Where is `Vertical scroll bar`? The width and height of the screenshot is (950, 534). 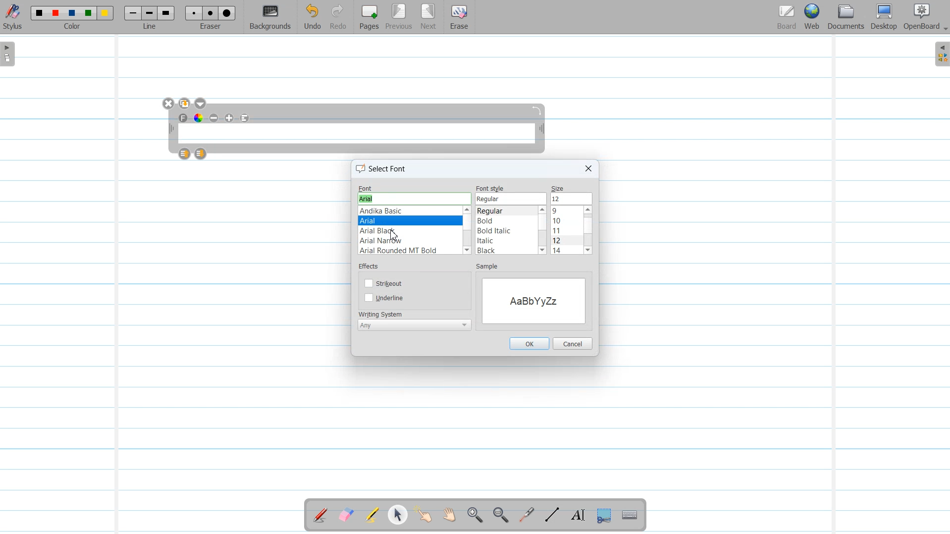
Vertical scroll bar is located at coordinates (543, 231).